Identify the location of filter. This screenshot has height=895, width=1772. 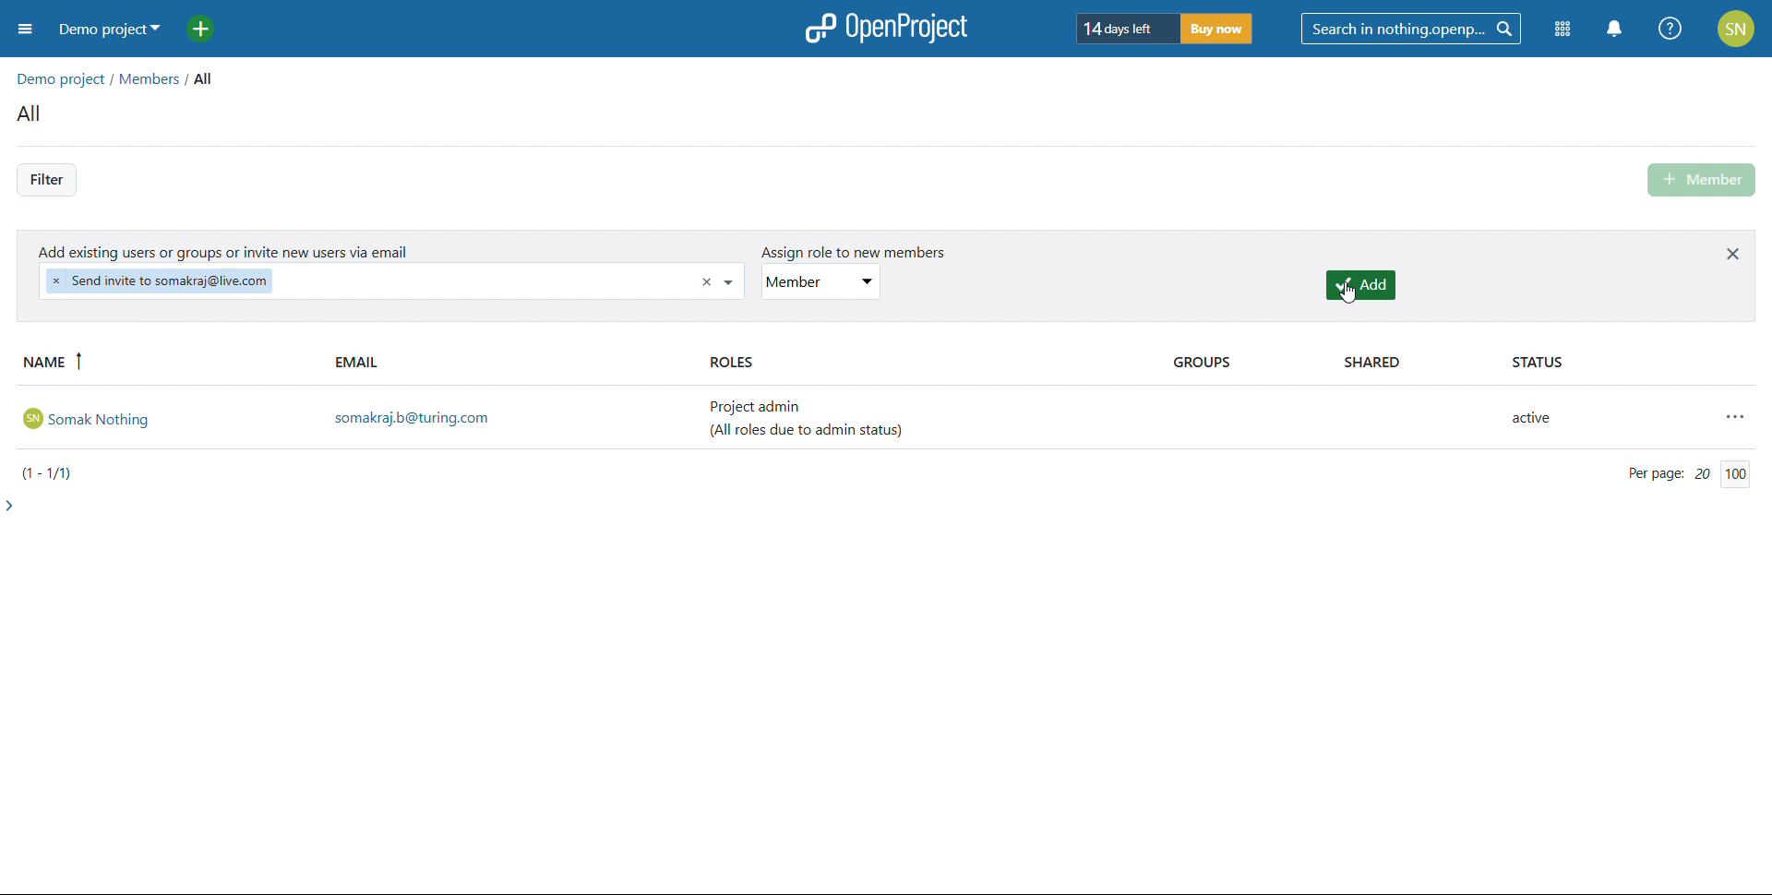
(46, 180).